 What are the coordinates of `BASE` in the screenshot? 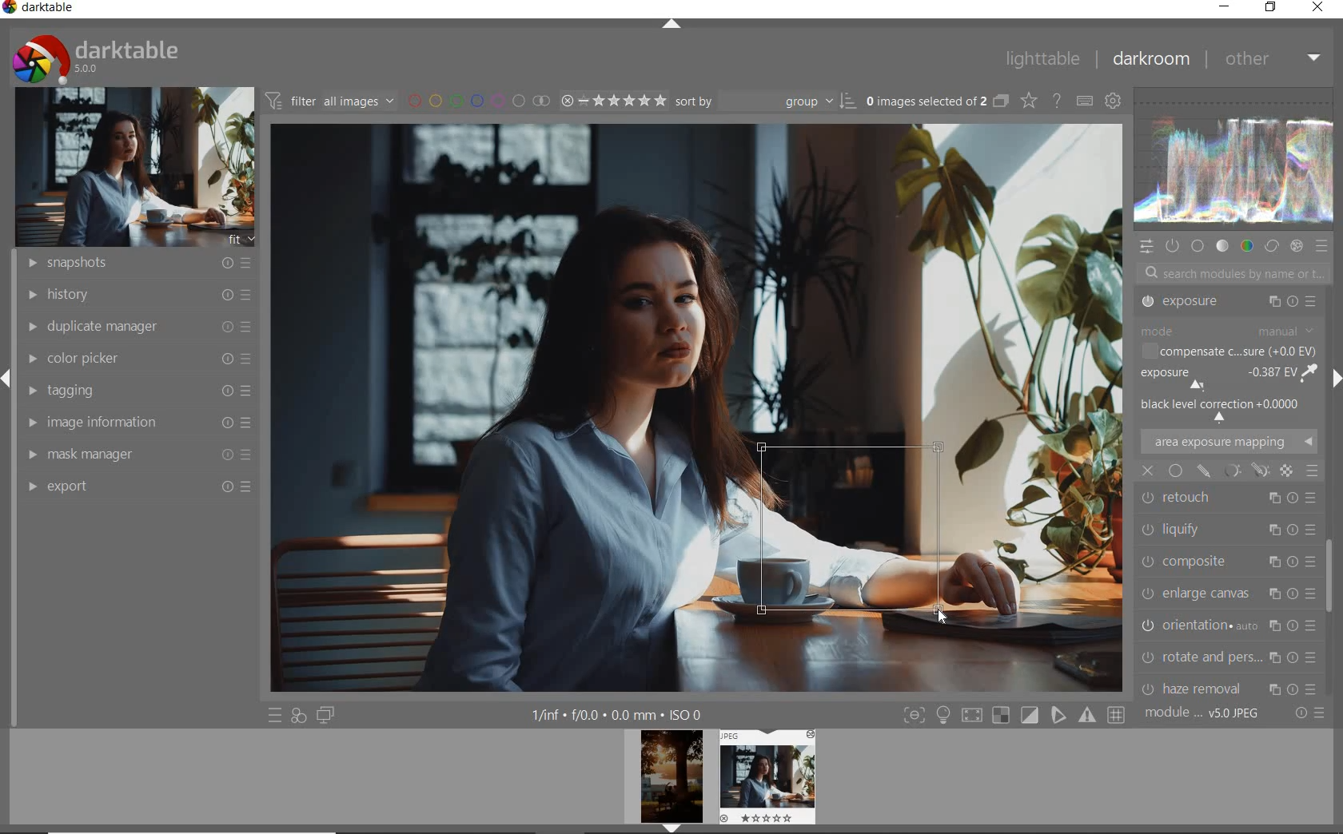 It's located at (1198, 247).